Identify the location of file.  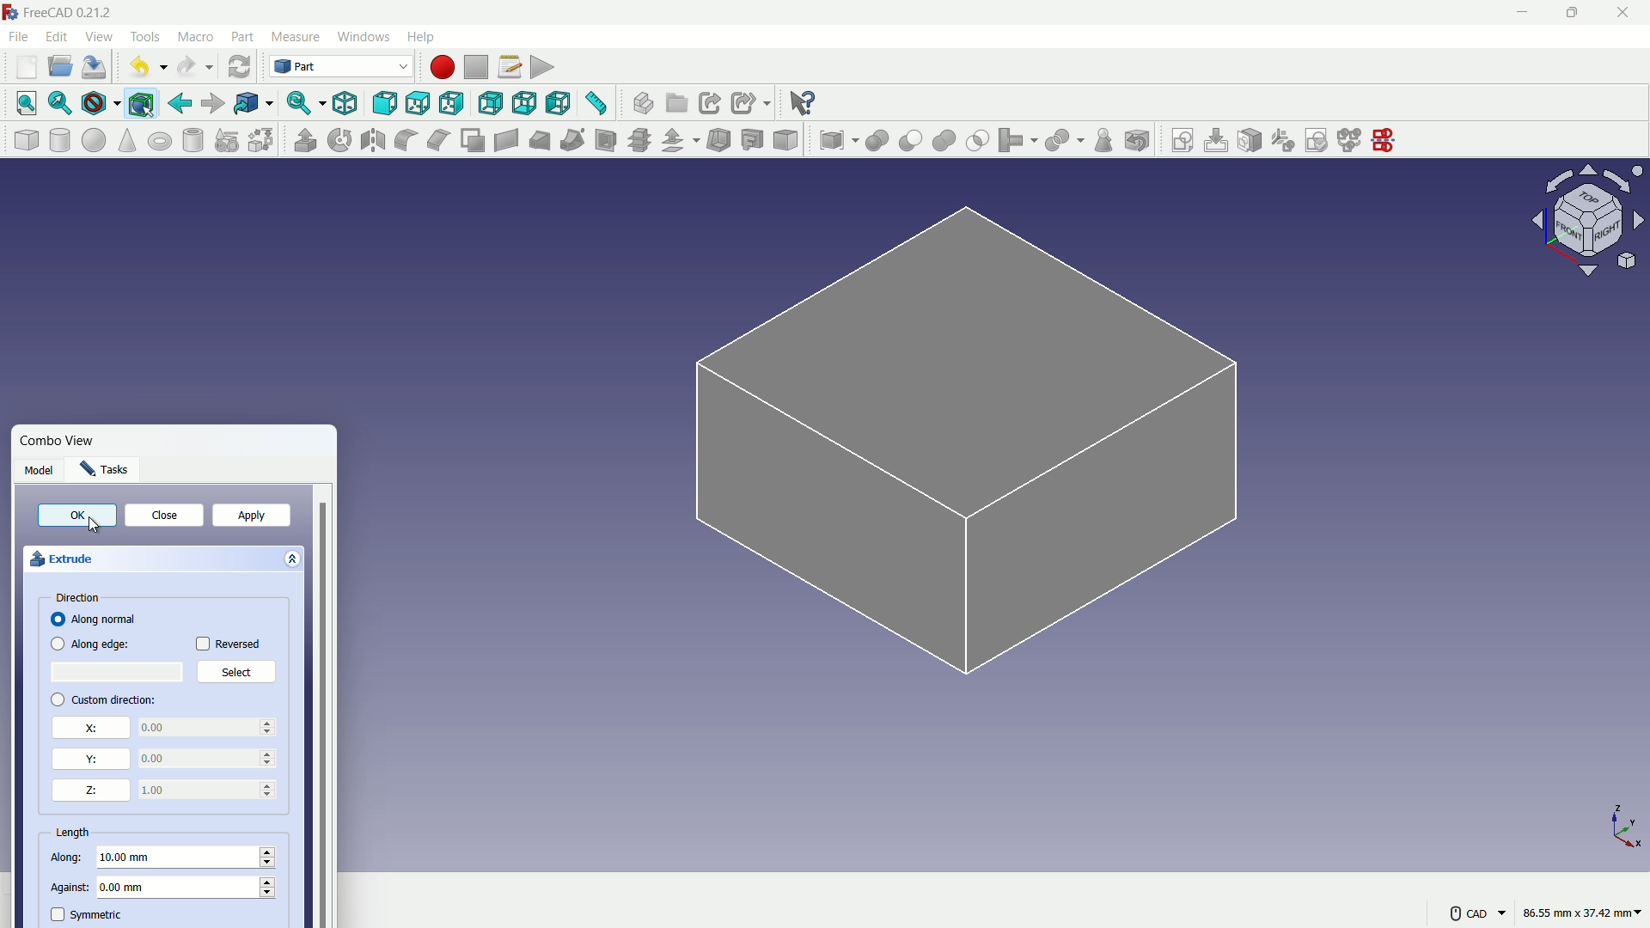
(19, 37).